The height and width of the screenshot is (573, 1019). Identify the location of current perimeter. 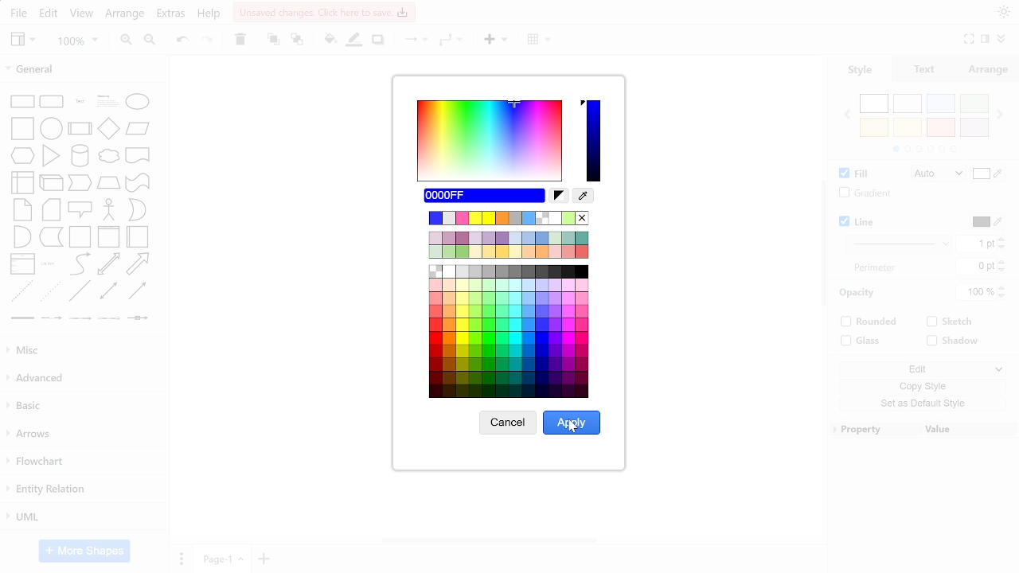
(975, 267).